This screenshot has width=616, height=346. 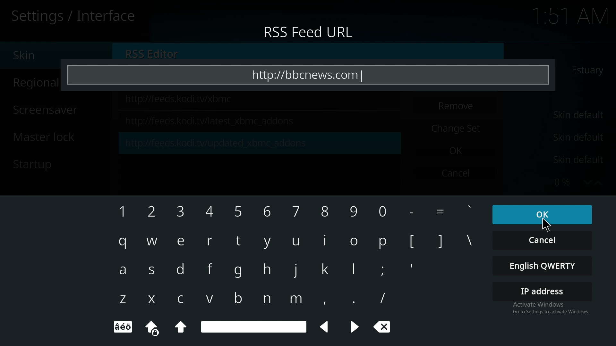 I want to click on keyboard Input, so click(x=326, y=301).